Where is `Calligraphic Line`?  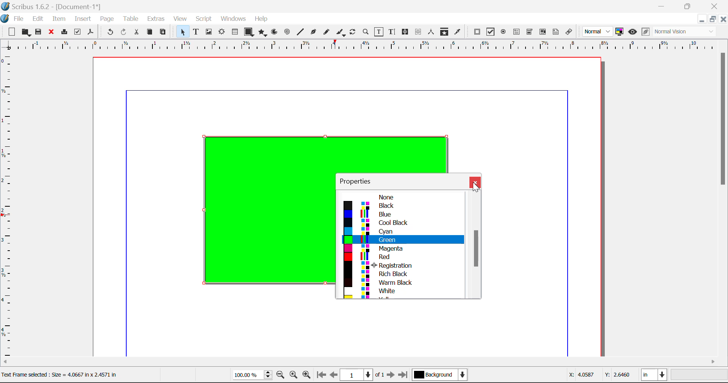
Calligraphic Line is located at coordinates (339, 32).